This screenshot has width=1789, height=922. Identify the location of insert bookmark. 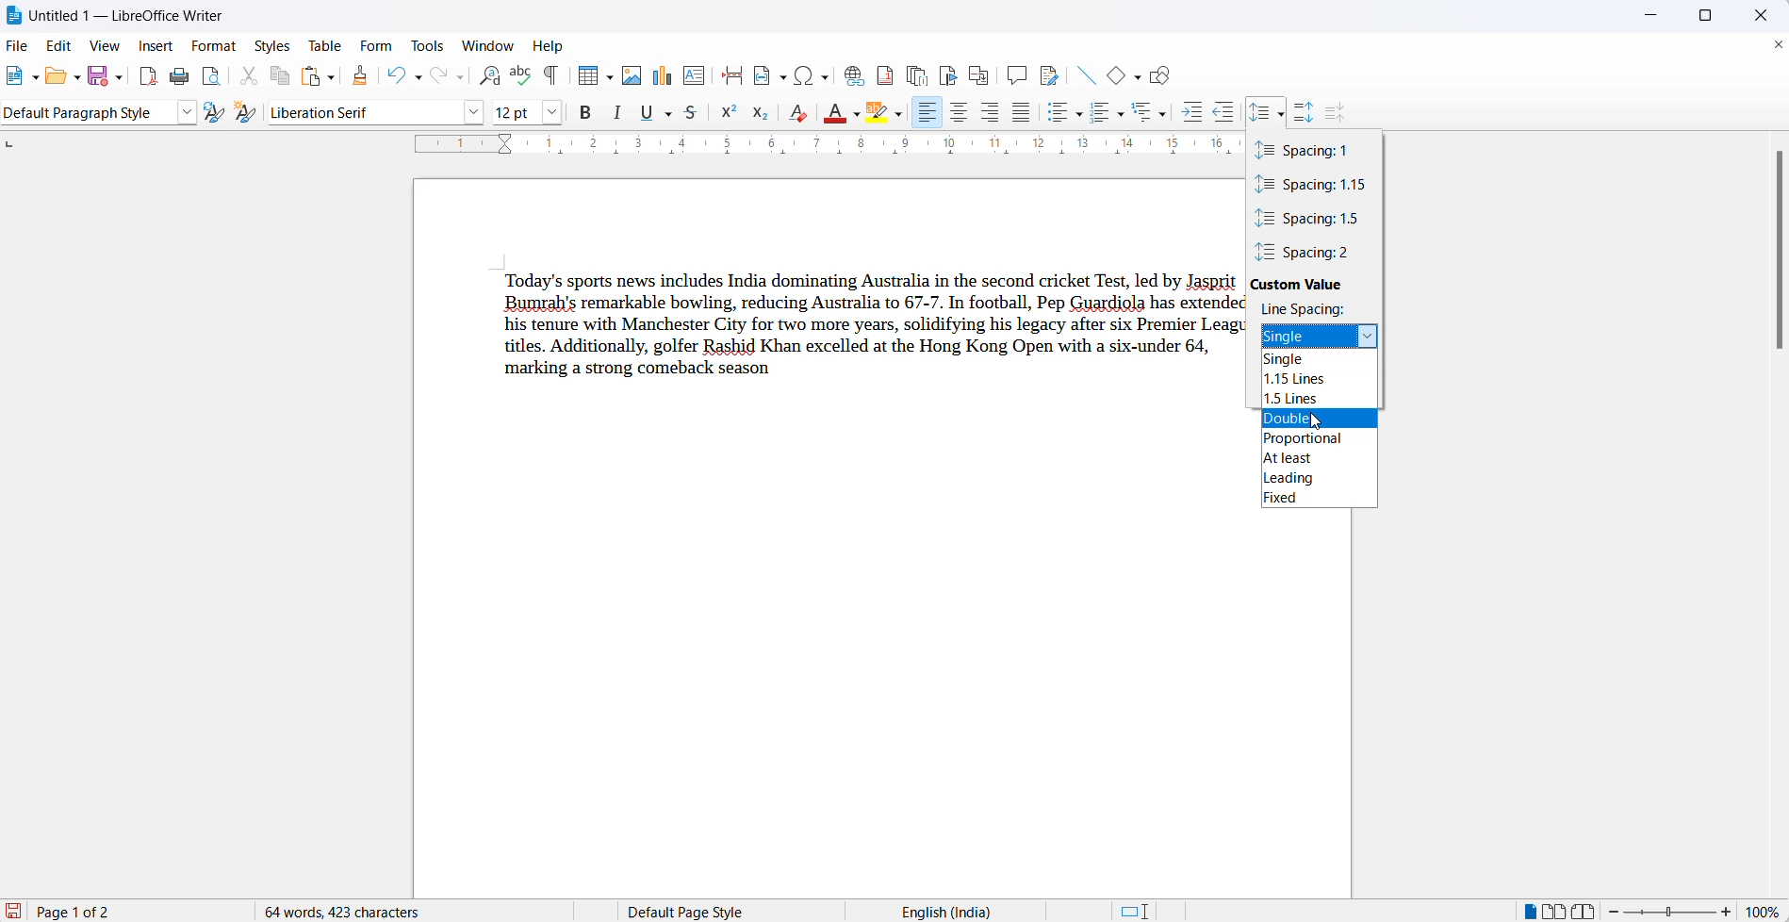
(946, 73).